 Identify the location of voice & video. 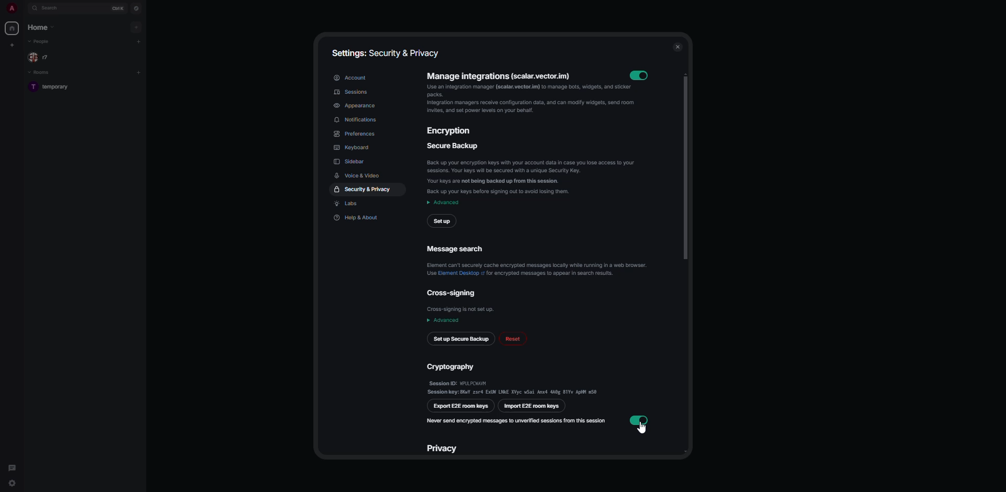
(359, 175).